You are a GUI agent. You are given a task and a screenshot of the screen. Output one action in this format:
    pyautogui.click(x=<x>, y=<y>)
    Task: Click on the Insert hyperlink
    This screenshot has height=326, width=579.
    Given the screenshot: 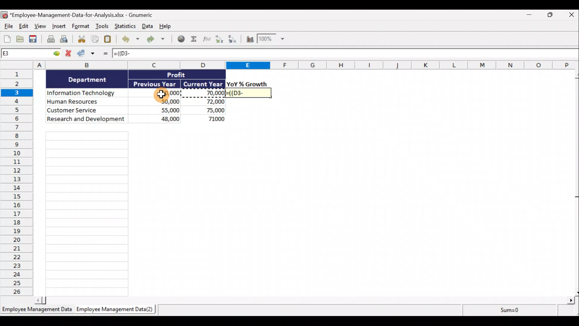 What is the action you would take?
    pyautogui.click(x=181, y=40)
    